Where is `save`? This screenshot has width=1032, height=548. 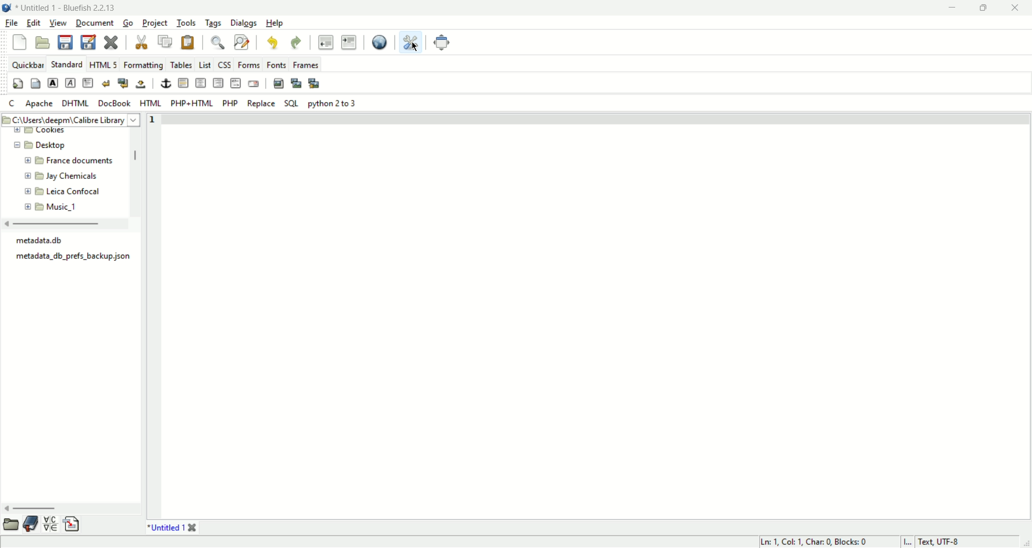 save is located at coordinates (65, 42).